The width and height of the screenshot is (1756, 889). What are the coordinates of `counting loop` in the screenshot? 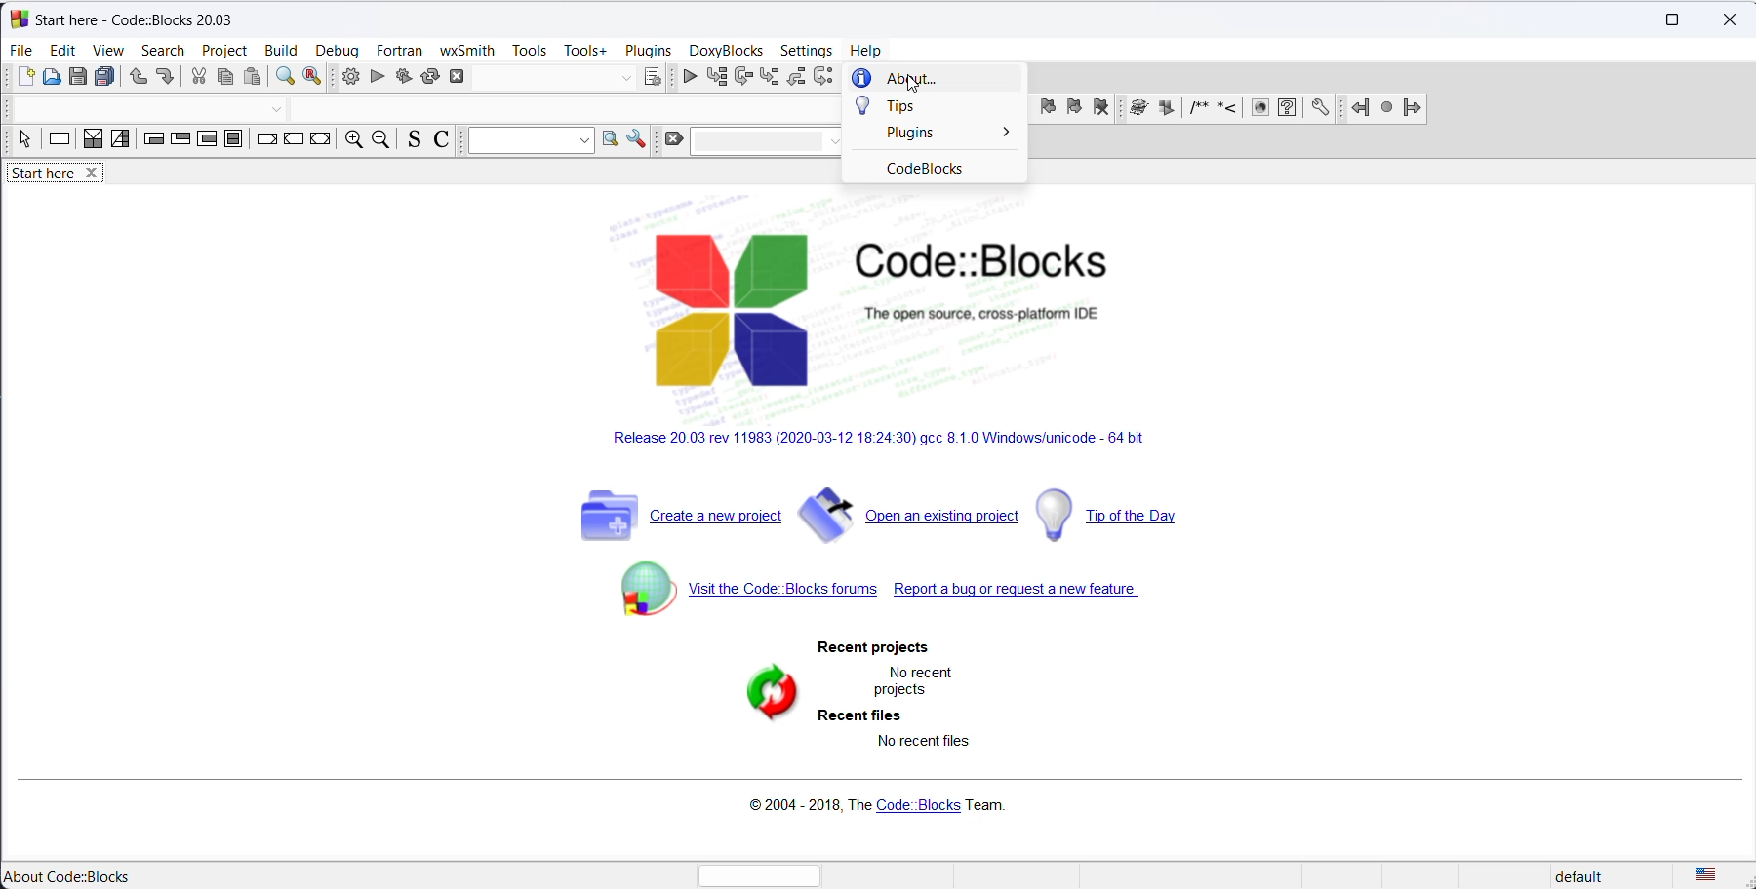 It's located at (208, 143).